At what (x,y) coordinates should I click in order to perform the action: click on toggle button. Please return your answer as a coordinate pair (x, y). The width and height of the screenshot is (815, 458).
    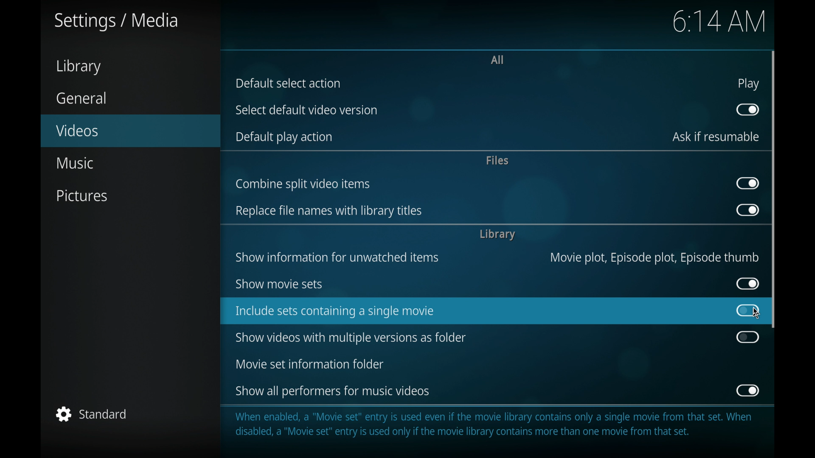
    Looking at the image, I should click on (747, 183).